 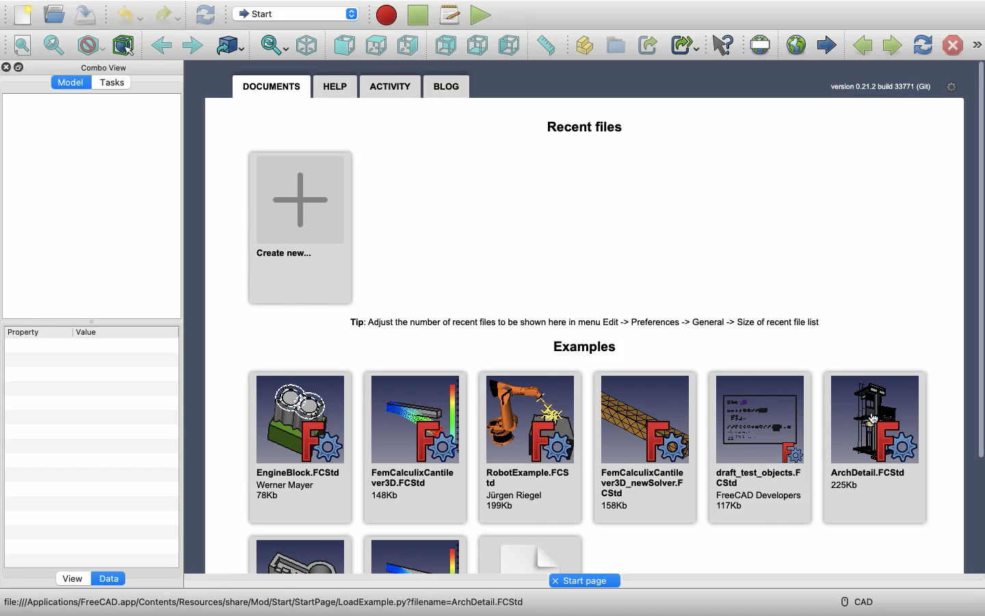 What do you see at coordinates (921, 45) in the screenshot?
I see `Refresh web page` at bounding box center [921, 45].